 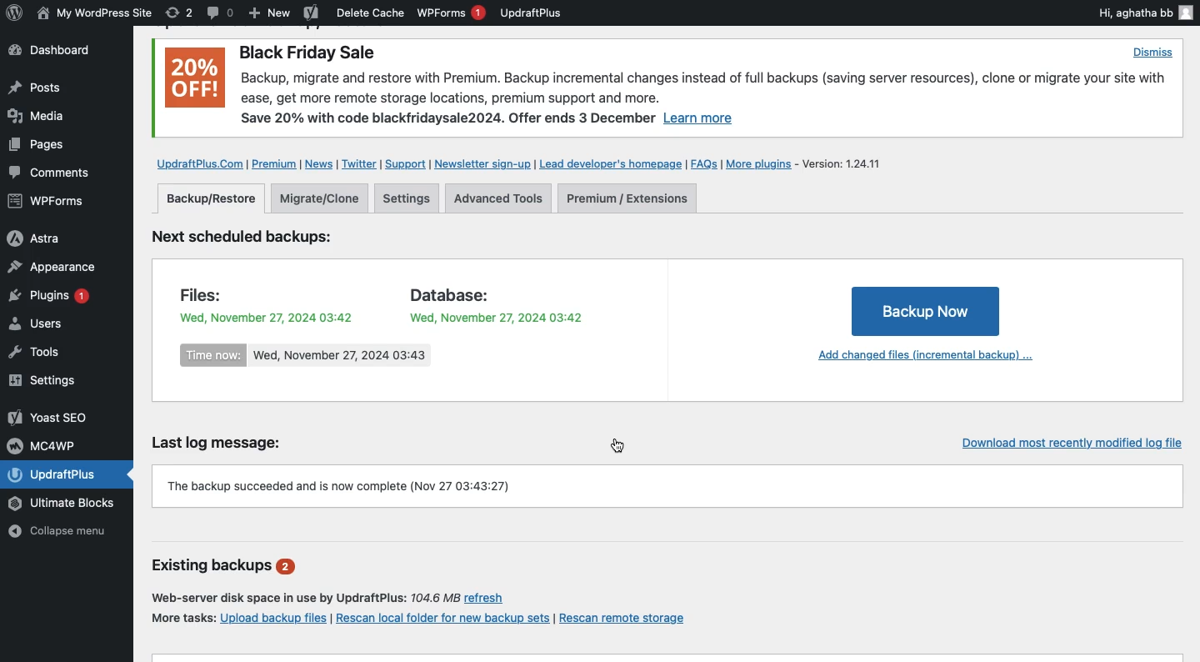 What do you see at coordinates (704, 165) in the screenshot?
I see `FAQs` at bounding box center [704, 165].